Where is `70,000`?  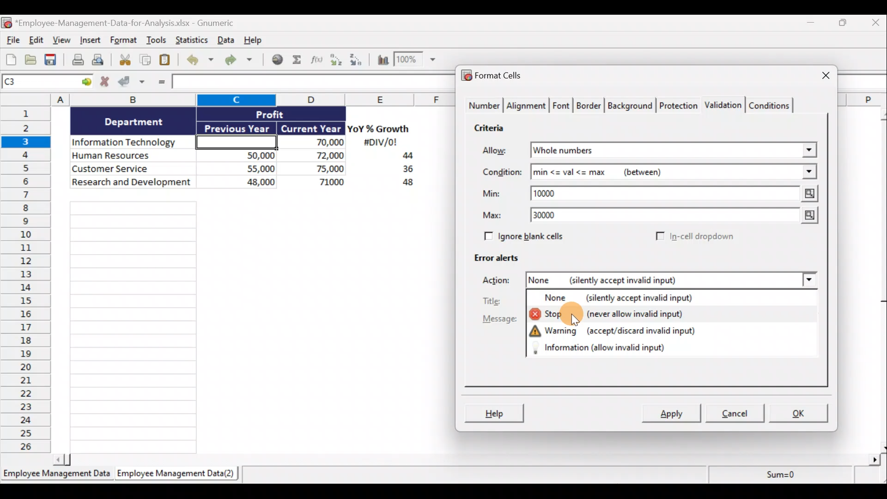
70,000 is located at coordinates (316, 143).